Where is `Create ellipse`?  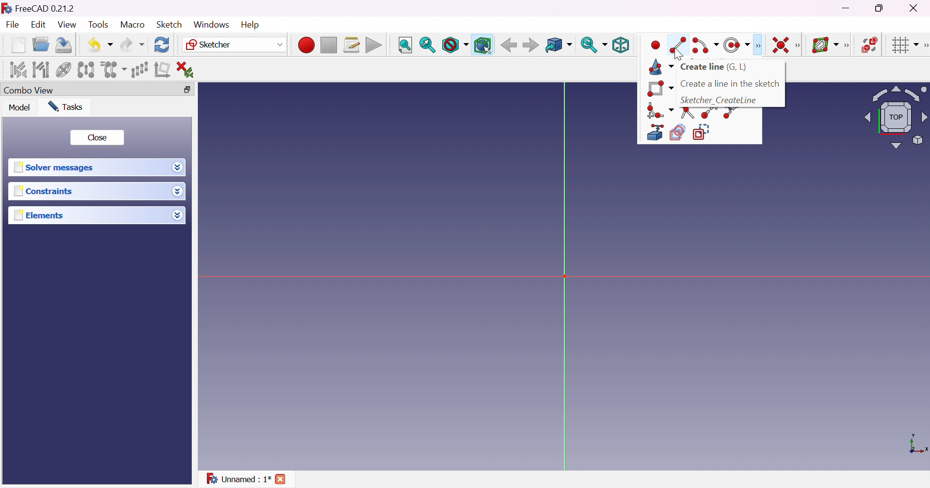
Create ellipse is located at coordinates (734, 45).